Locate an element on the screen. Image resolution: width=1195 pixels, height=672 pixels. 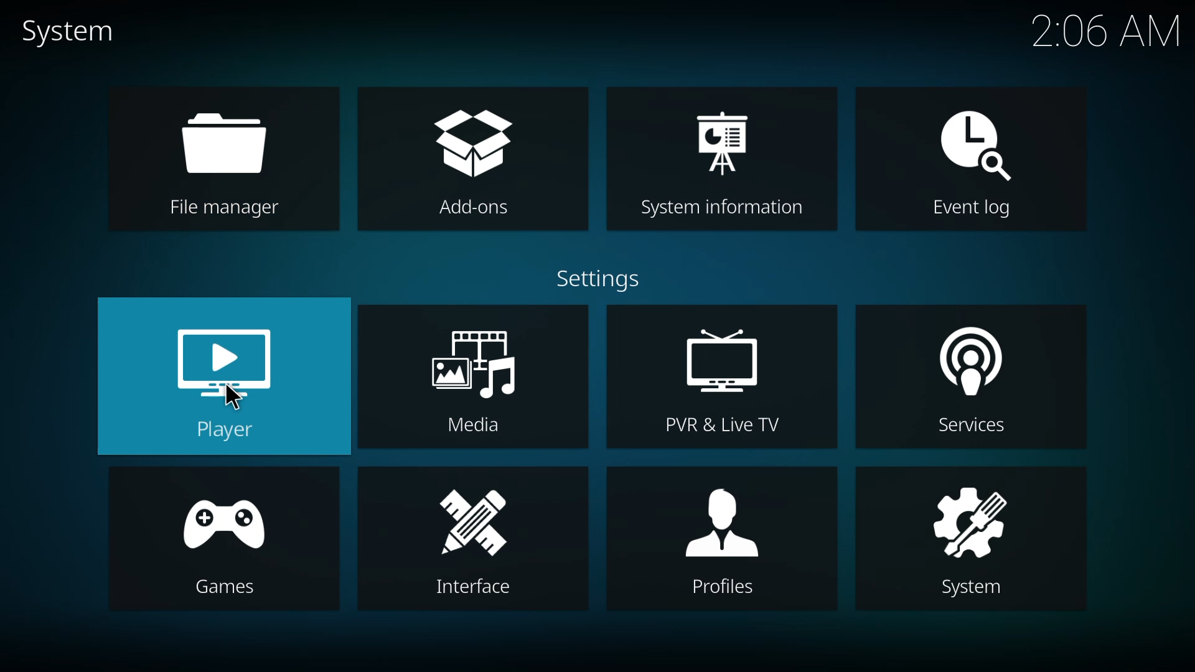
system information is located at coordinates (721, 163).